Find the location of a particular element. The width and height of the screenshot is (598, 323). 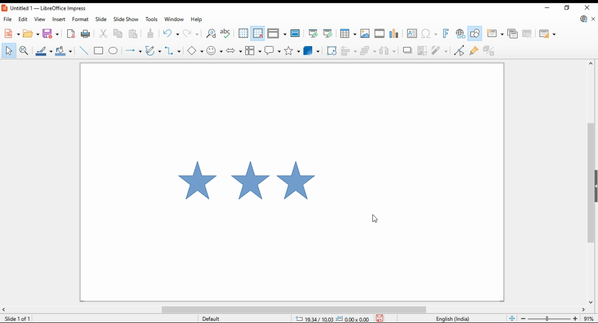

cut is located at coordinates (105, 33).